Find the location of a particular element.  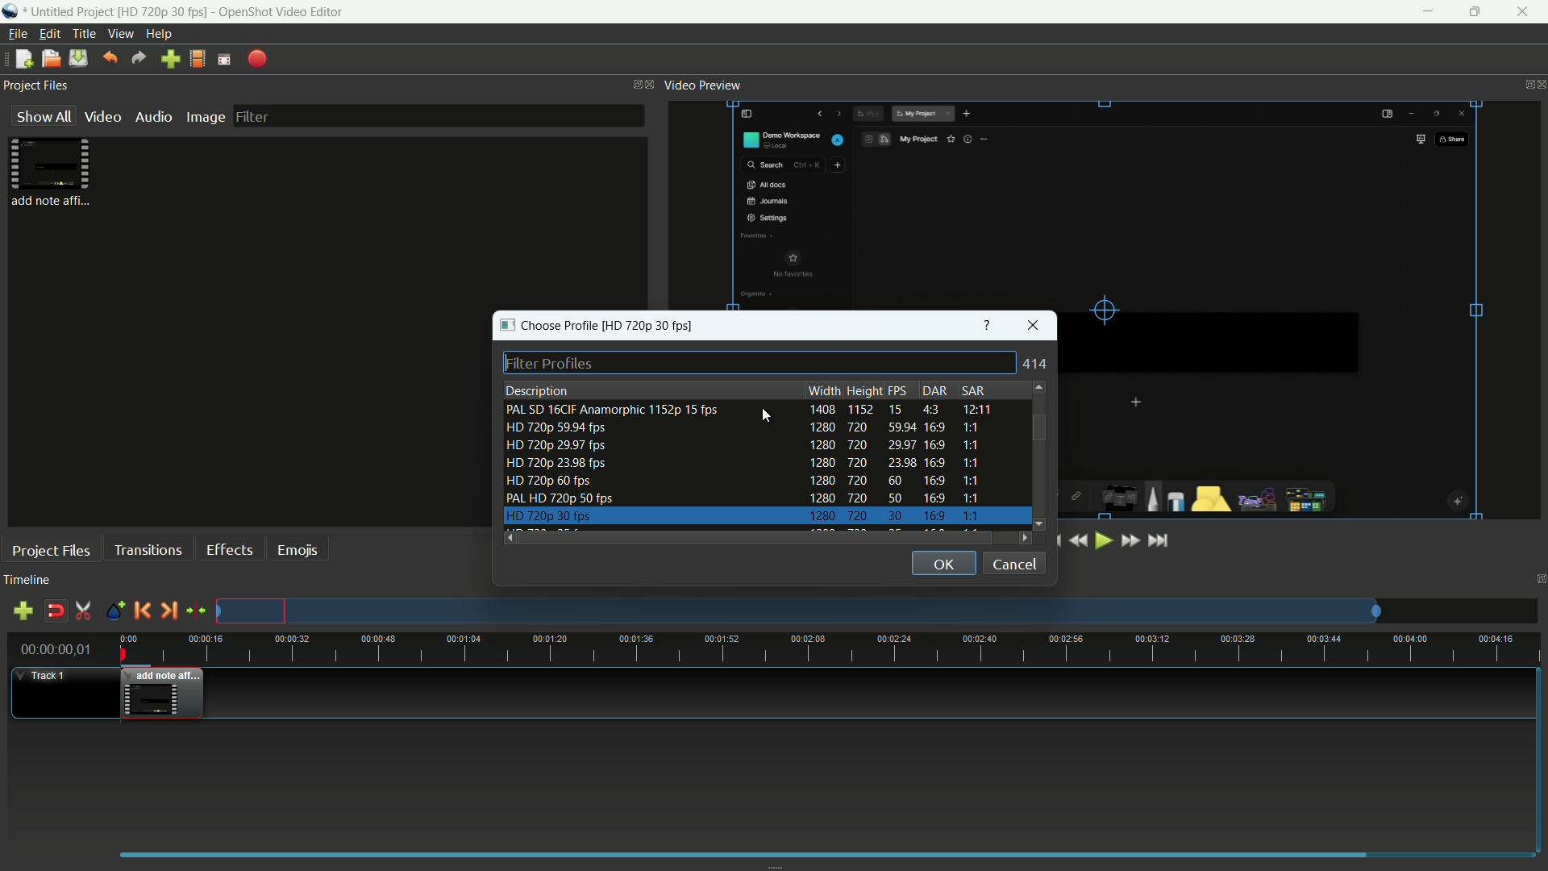

cancel is located at coordinates (1016, 563).